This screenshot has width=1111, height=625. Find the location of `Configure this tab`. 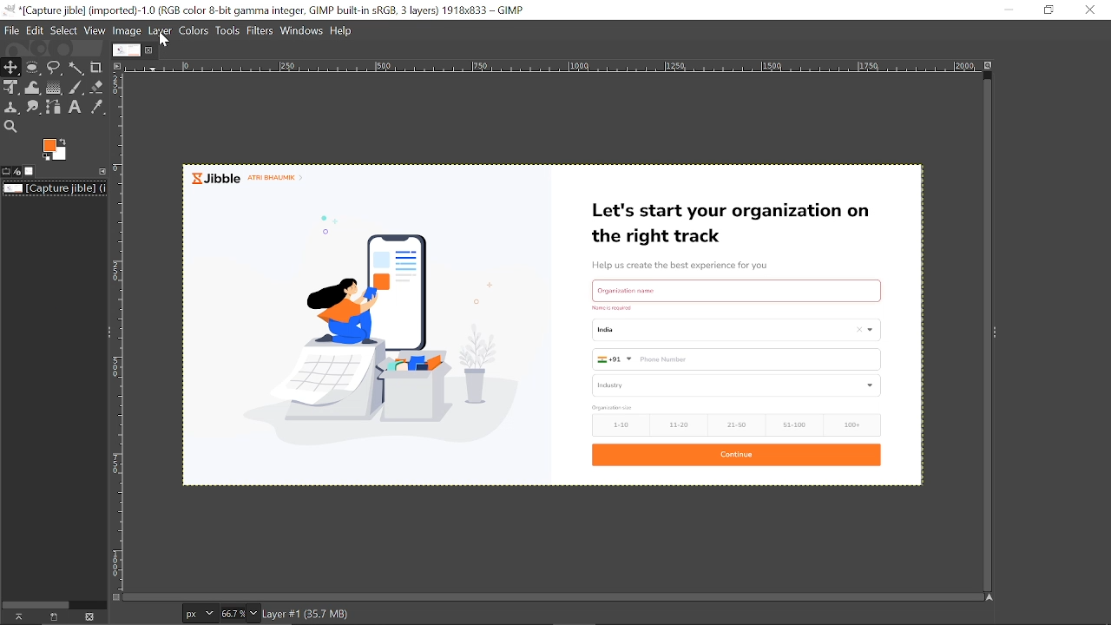

Configure this tab is located at coordinates (100, 171).